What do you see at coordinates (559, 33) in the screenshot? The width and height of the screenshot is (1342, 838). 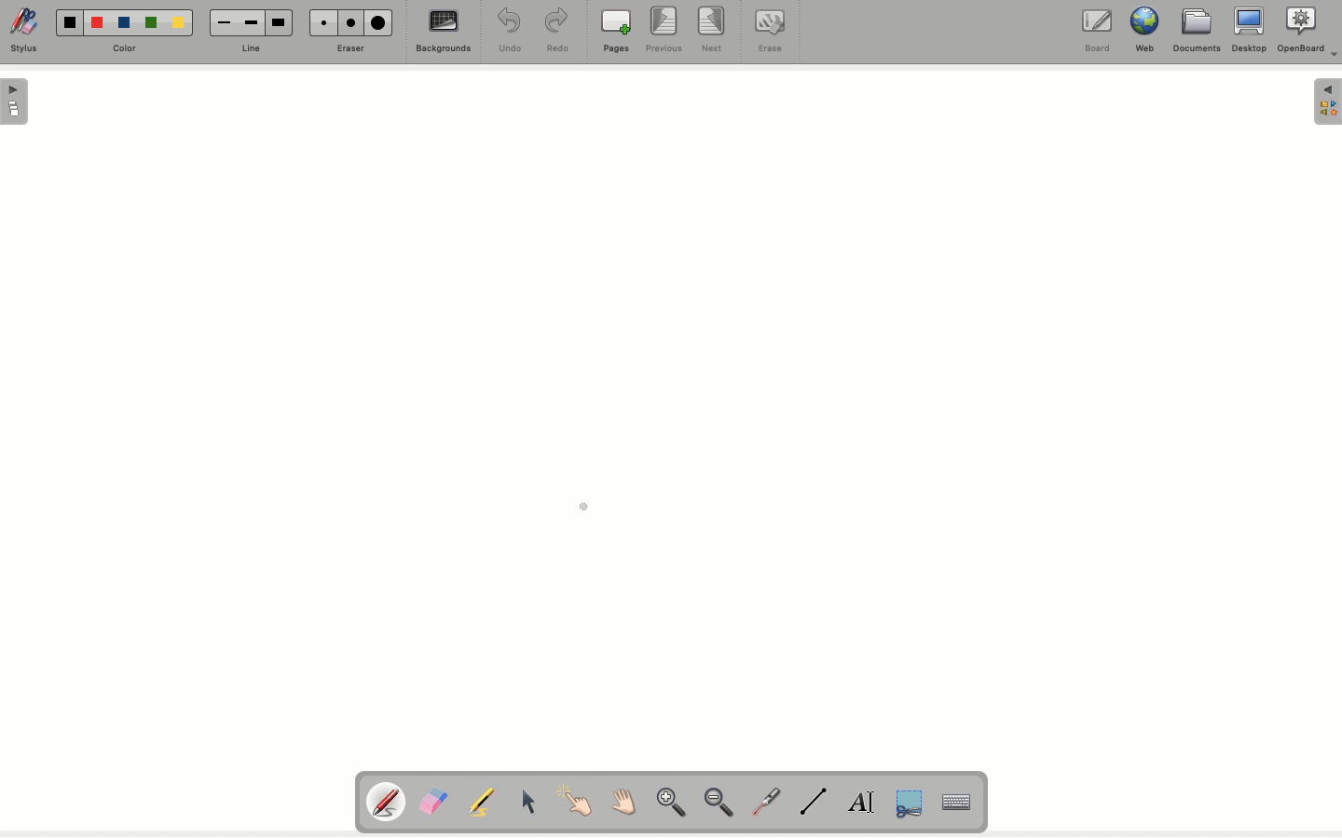 I see `Redo` at bounding box center [559, 33].